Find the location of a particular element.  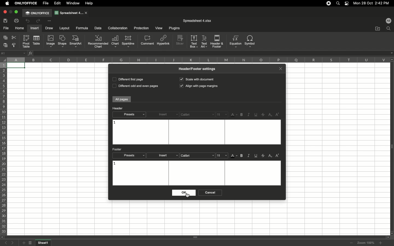

Subscript is located at coordinates (271, 156).